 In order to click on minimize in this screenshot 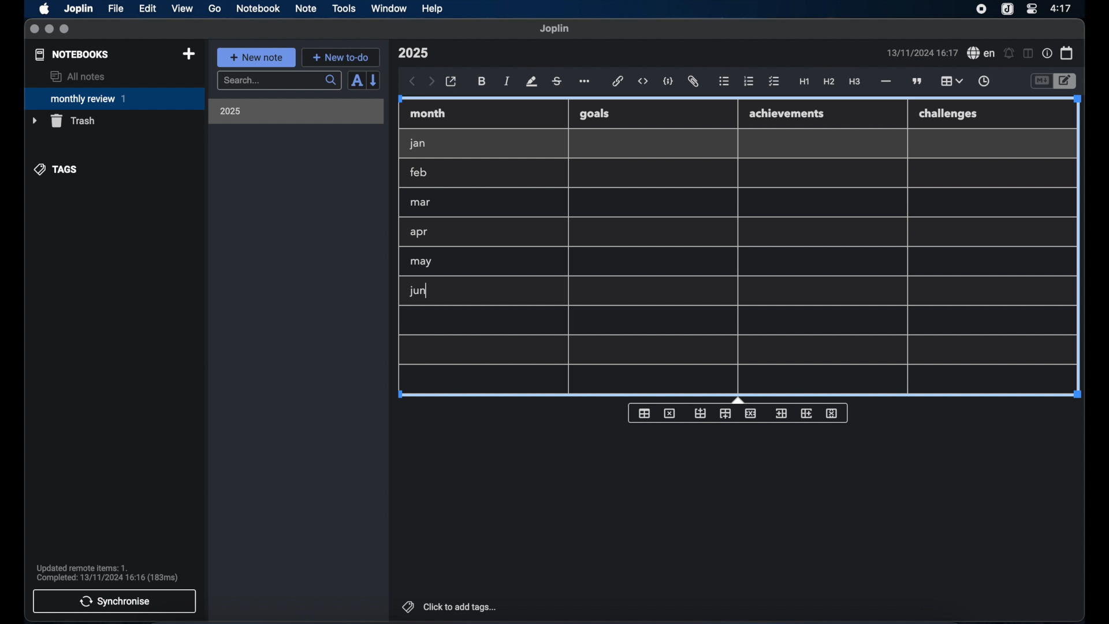, I will do `click(49, 29)`.